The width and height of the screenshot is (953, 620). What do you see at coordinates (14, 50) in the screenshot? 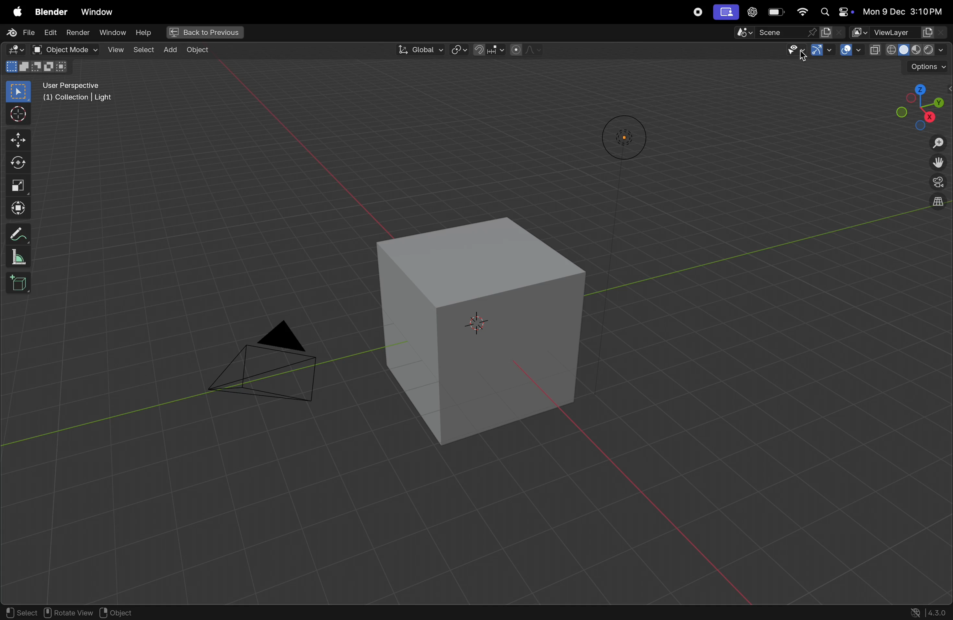
I see `edit mode` at bounding box center [14, 50].